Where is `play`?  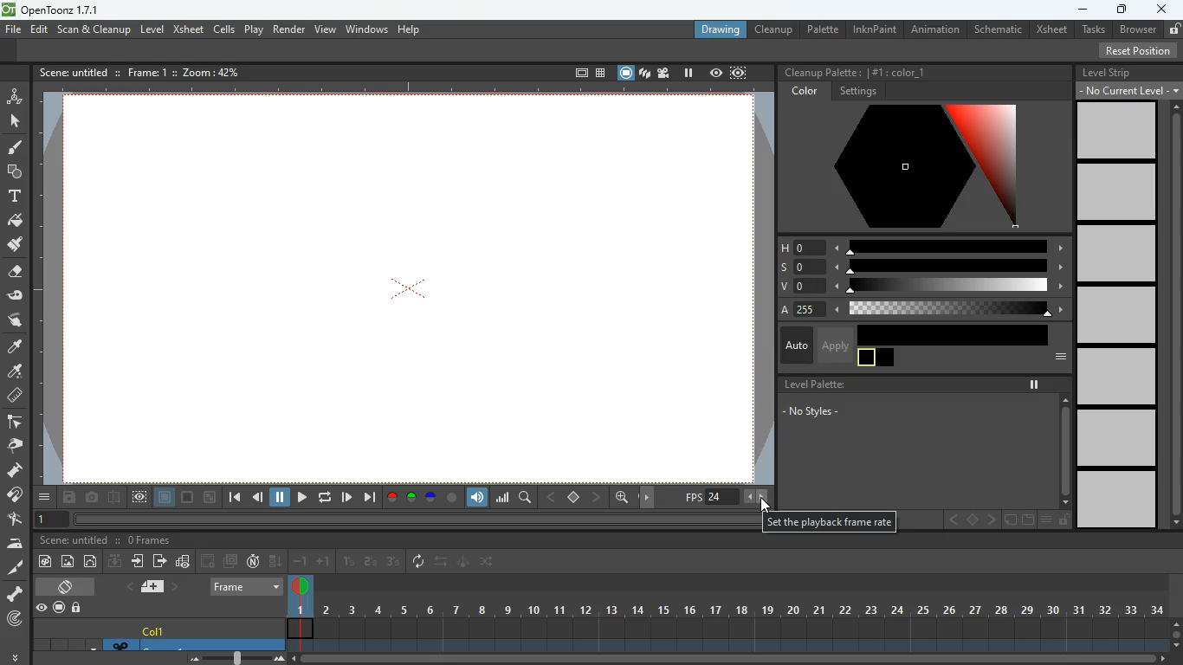
play is located at coordinates (253, 29).